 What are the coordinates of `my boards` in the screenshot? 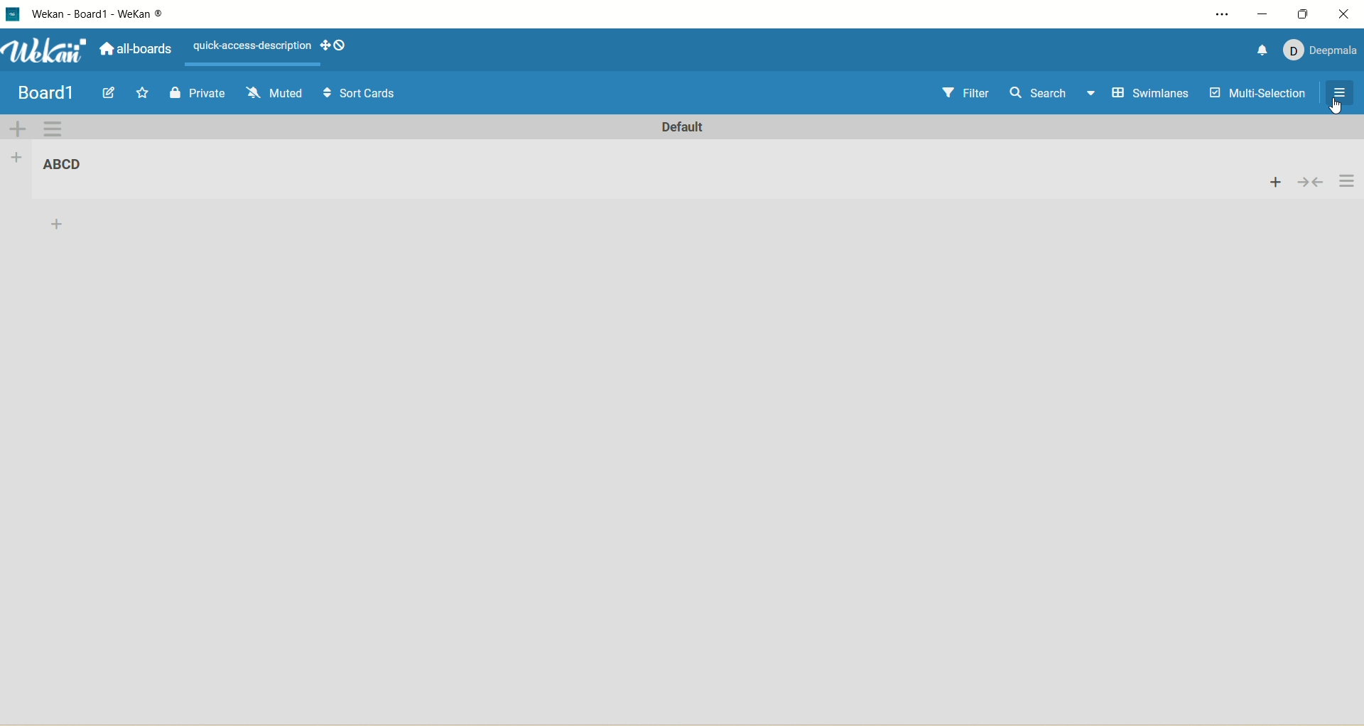 It's located at (61, 90).